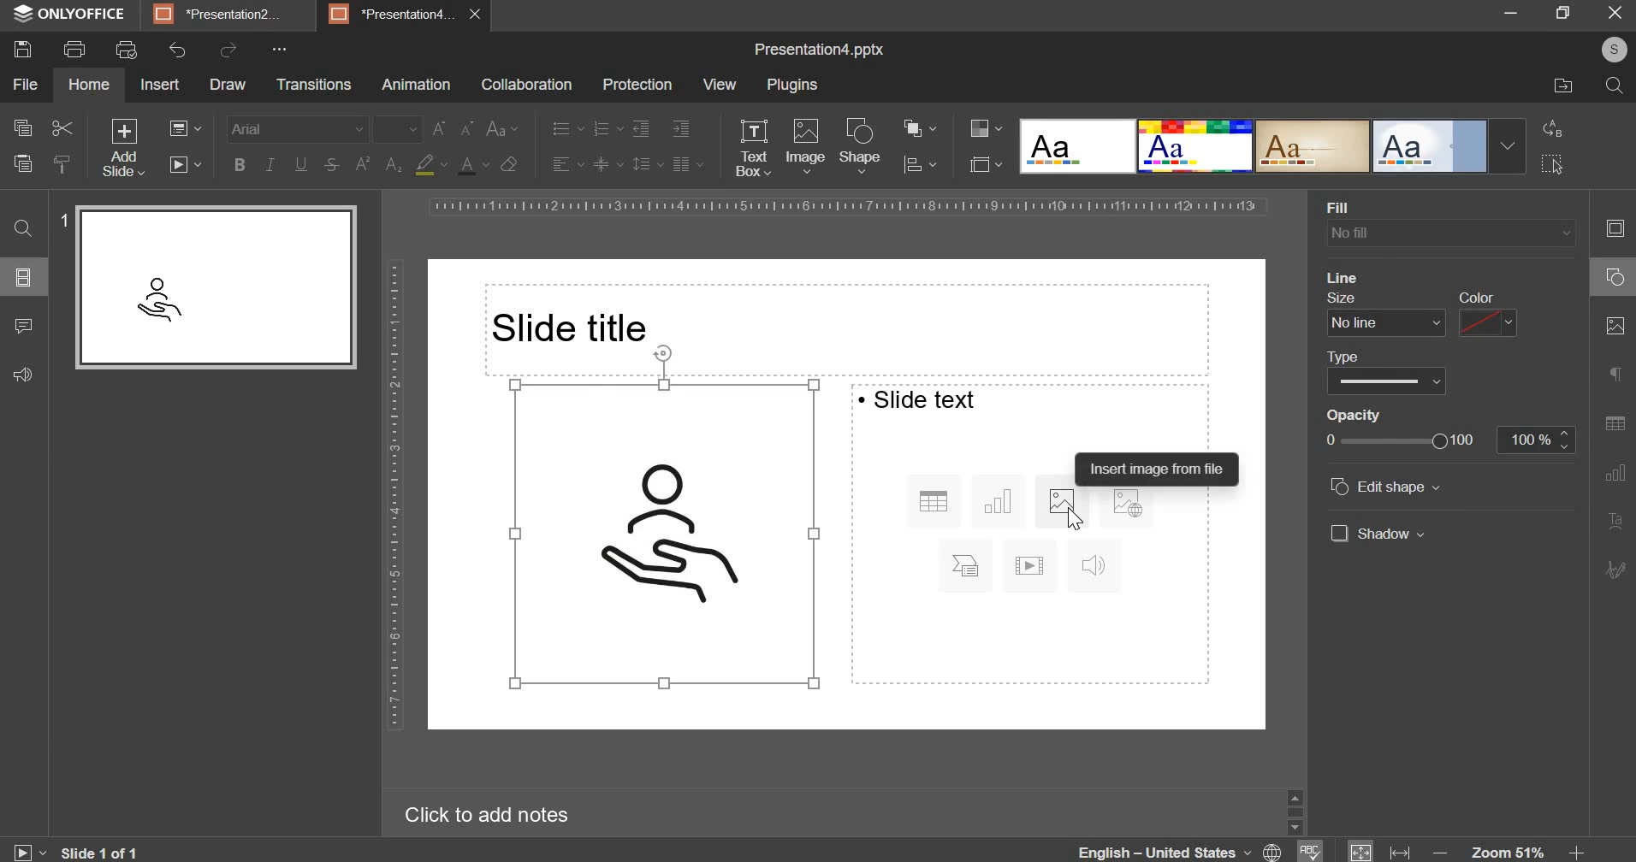 The height and width of the screenshot is (862, 1636). Describe the element at coordinates (1295, 811) in the screenshot. I see `slider` at that location.